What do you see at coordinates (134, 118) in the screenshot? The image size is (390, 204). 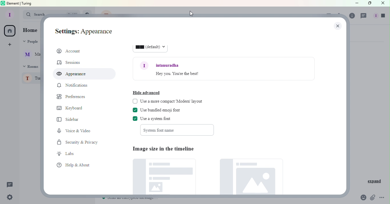 I see `check box` at bounding box center [134, 118].